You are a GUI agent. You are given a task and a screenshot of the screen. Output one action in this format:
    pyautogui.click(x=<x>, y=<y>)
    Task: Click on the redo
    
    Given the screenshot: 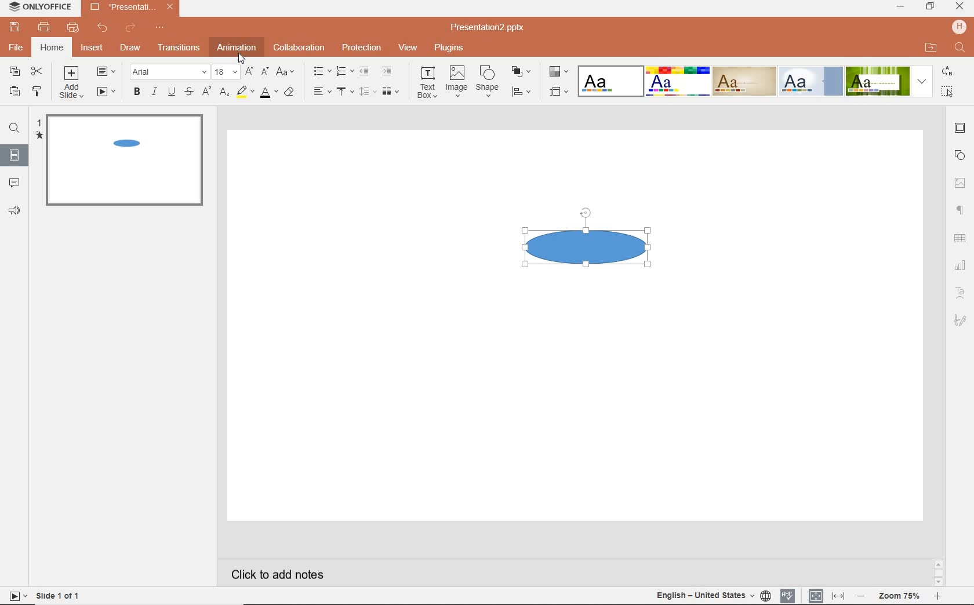 What is the action you would take?
    pyautogui.click(x=131, y=28)
    